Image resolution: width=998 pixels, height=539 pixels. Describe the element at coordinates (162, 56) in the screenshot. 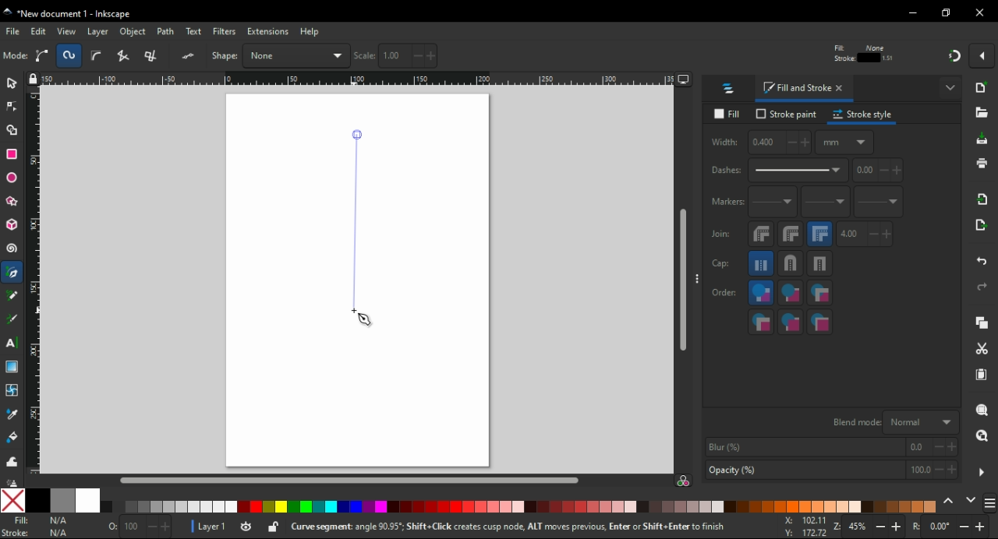

I see `rotate 90` at that location.